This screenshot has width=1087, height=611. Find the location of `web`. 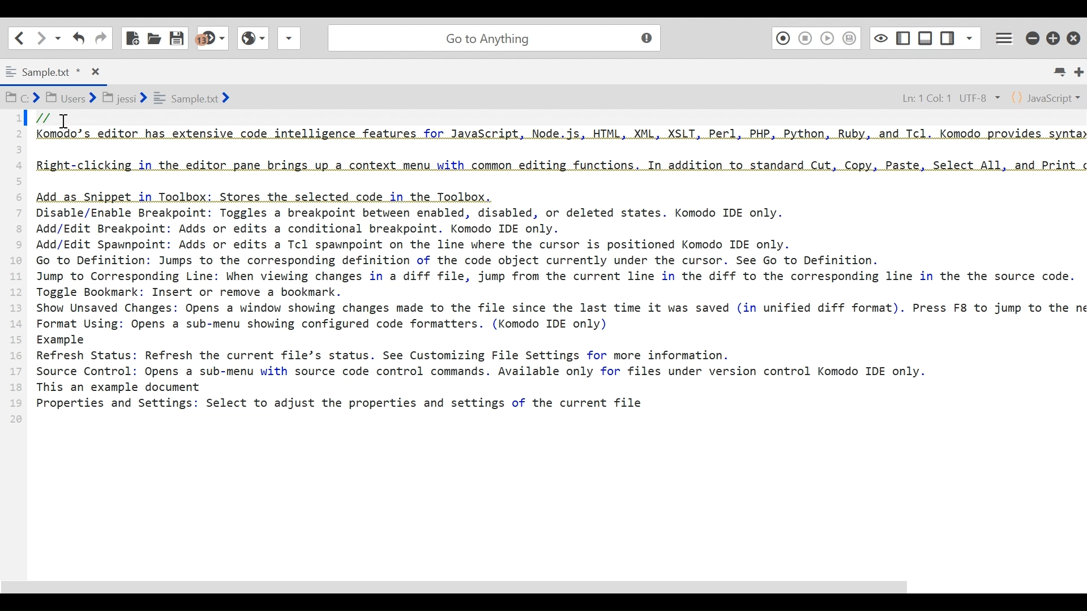

web is located at coordinates (251, 41).